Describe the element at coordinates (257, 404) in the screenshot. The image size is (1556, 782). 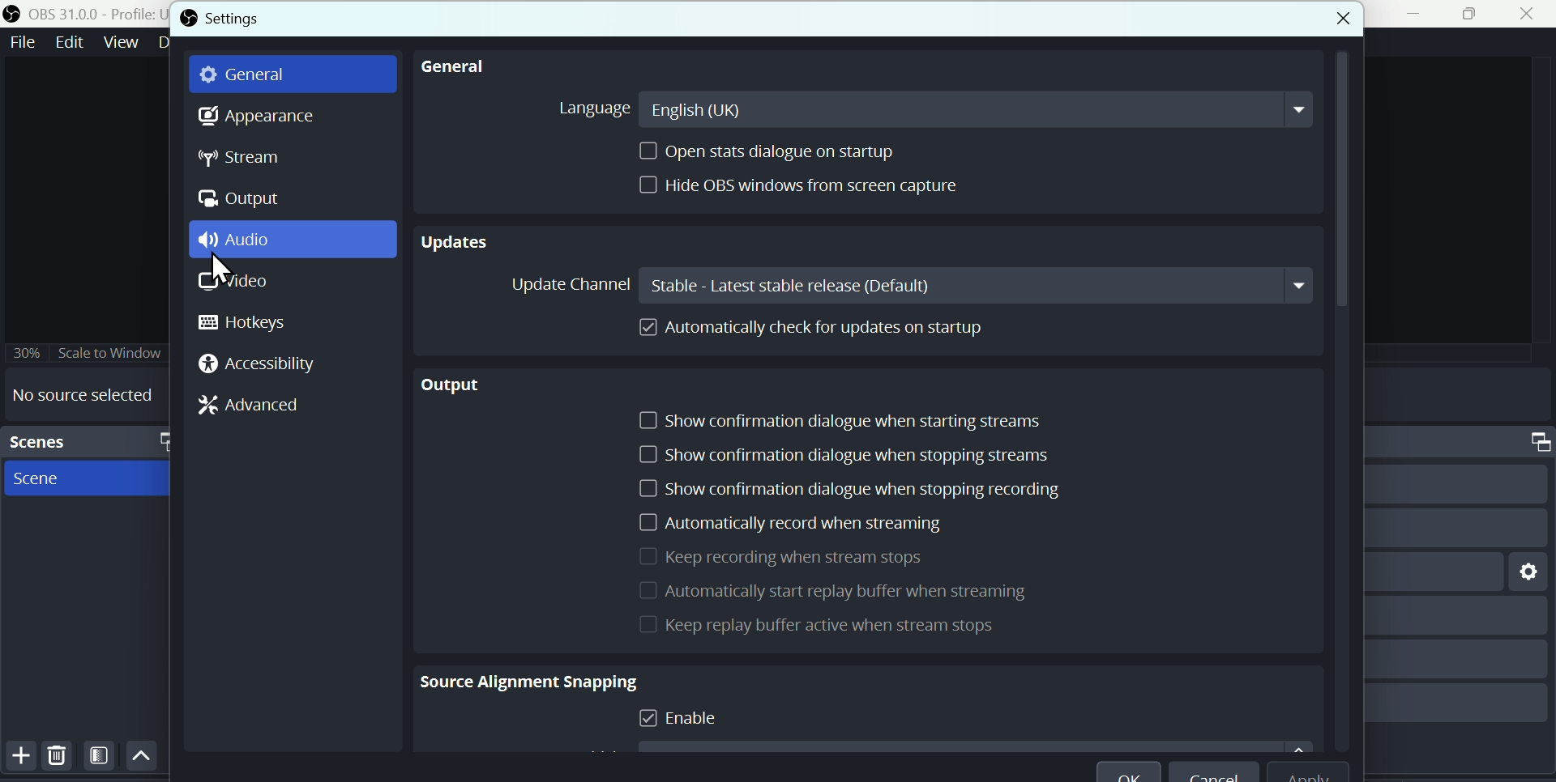
I see `Advanced` at that location.